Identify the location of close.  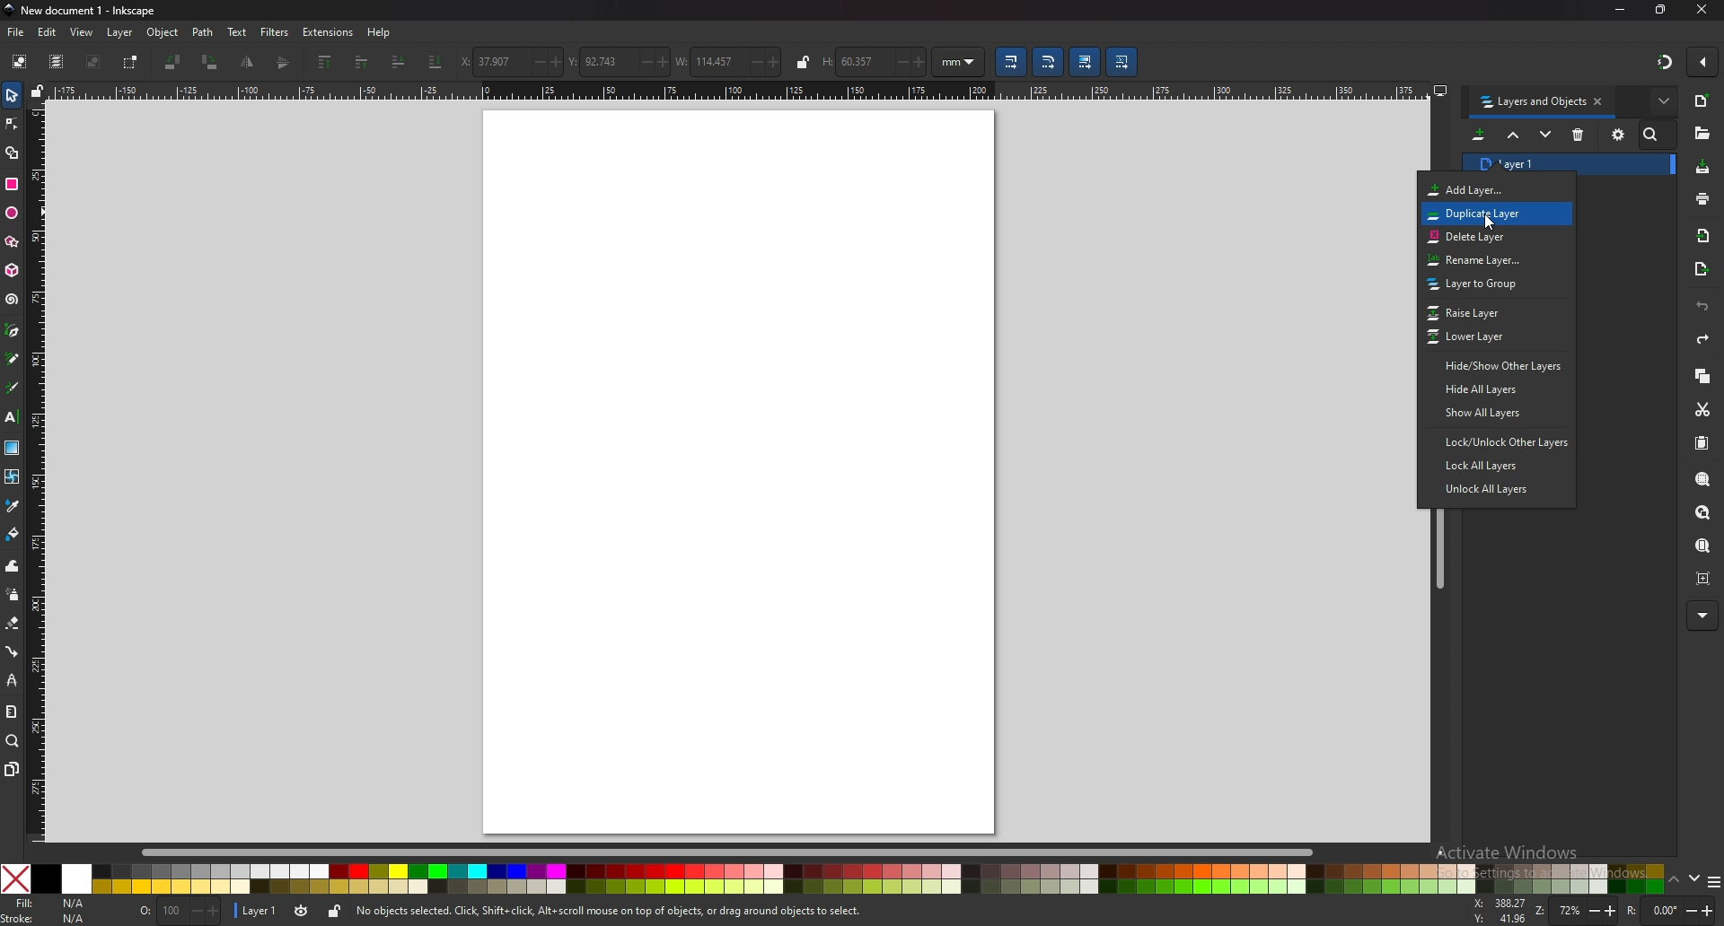
(1702, 10).